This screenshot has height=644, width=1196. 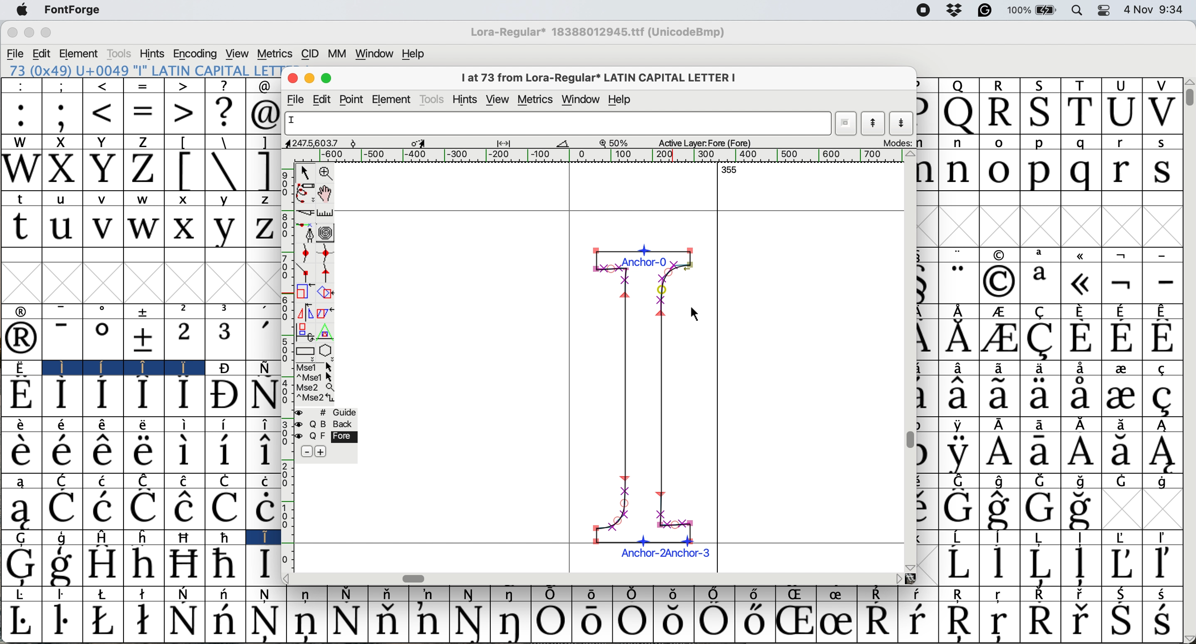 What do you see at coordinates (1121, 563) in the screenshot?
I see `Symbol` at bounding box center [1121, 563].